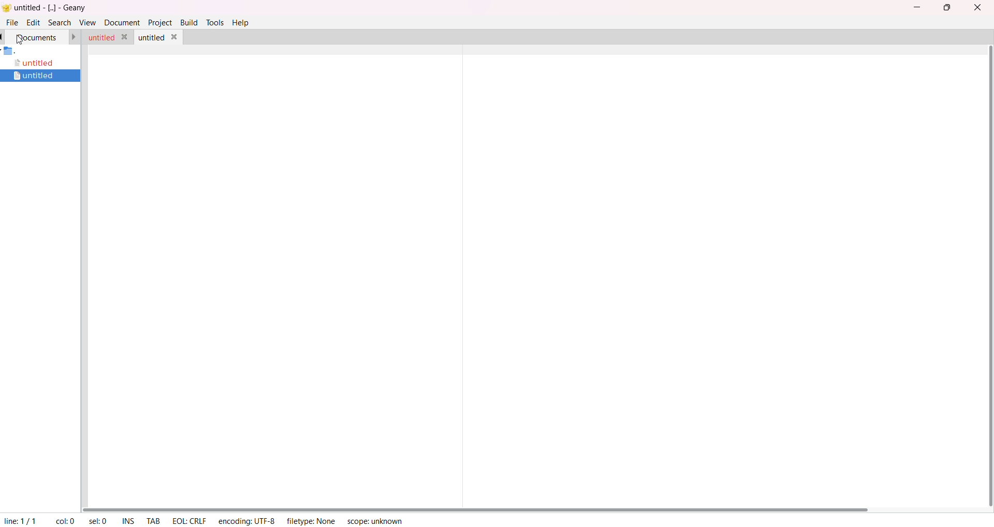  What do you see at coordinates (194, 520) in the screenshot?
I see `EOL: CRLF` at bounding box center [194, 520].